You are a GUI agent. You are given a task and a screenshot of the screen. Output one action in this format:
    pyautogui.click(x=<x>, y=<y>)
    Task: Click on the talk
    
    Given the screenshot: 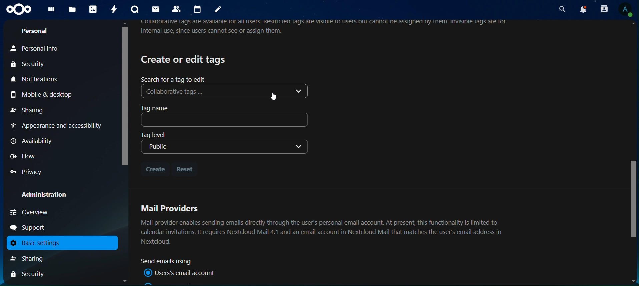 What is the action you would take?
    pyautogui.click(x=134, y=9)
    